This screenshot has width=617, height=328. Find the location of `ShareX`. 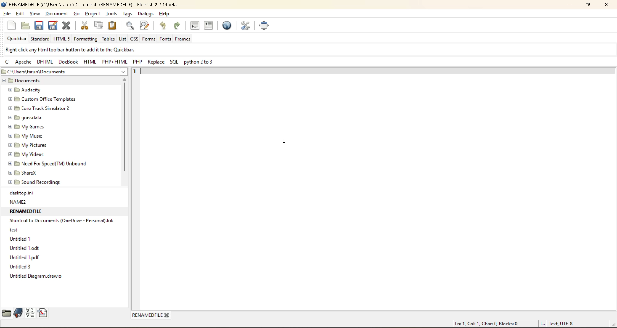

ShareX is located at coordinates (23, 172).